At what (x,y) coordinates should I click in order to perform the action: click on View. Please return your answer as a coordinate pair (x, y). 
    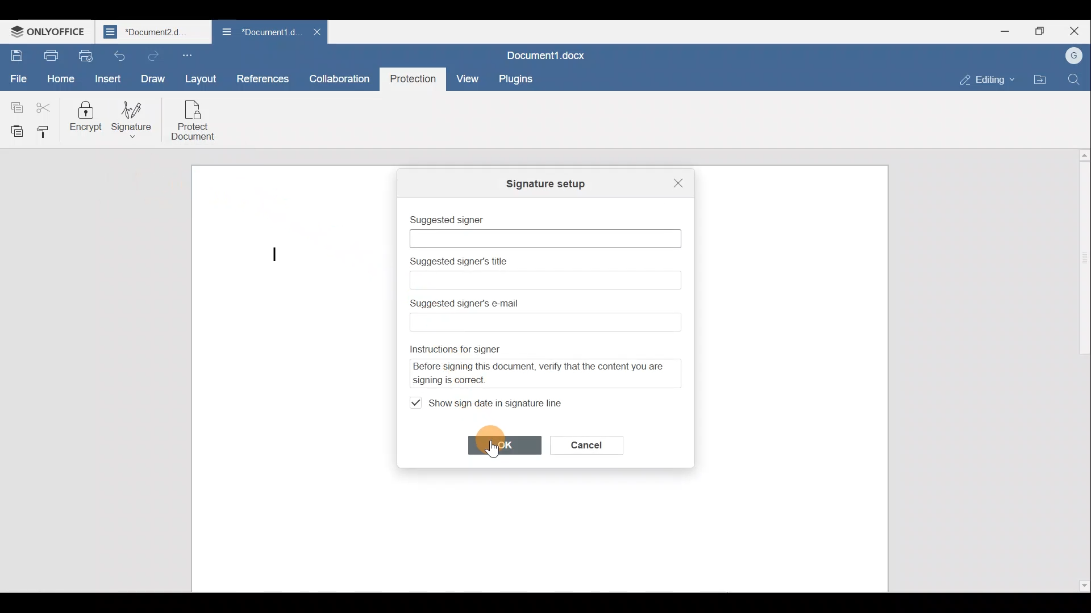
    Looking at the image, I should click on (469, 78).